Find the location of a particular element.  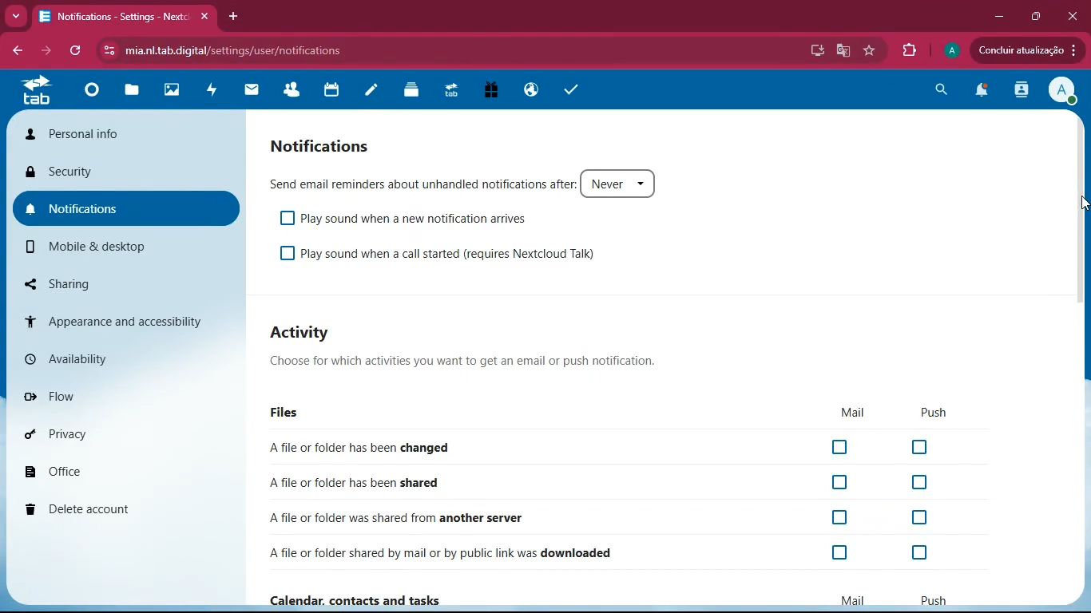

notifications is located at coordinates (121, 204).